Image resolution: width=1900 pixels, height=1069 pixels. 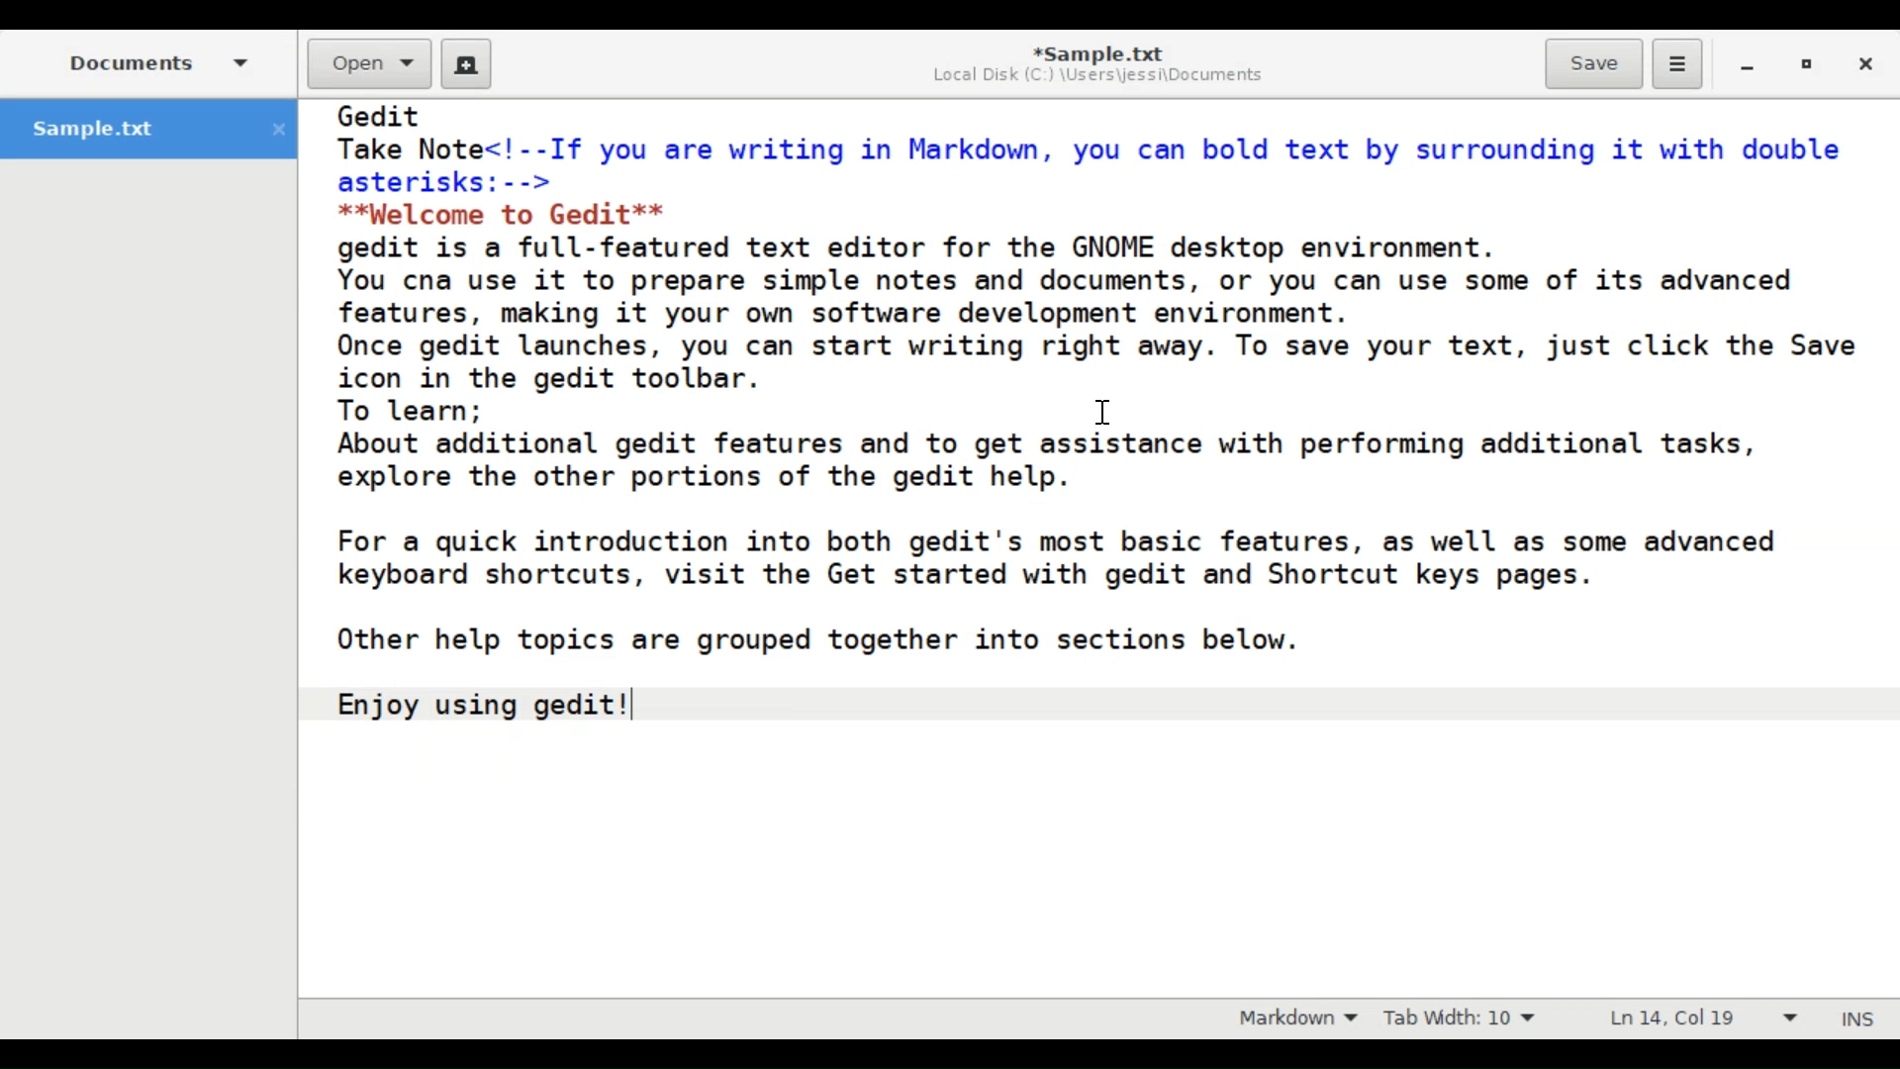 What do you see at coordinates (1093, 78) in the screenshot?
I see `Local Disk (C-) \Users\iessi\Documents` at bounding box center [1093, 78].